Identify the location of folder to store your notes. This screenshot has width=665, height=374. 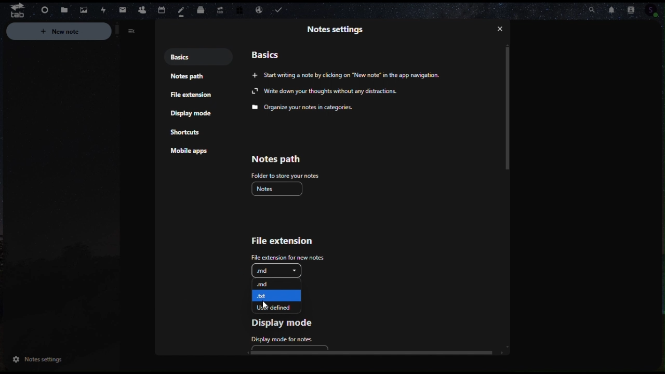
(285, 175).